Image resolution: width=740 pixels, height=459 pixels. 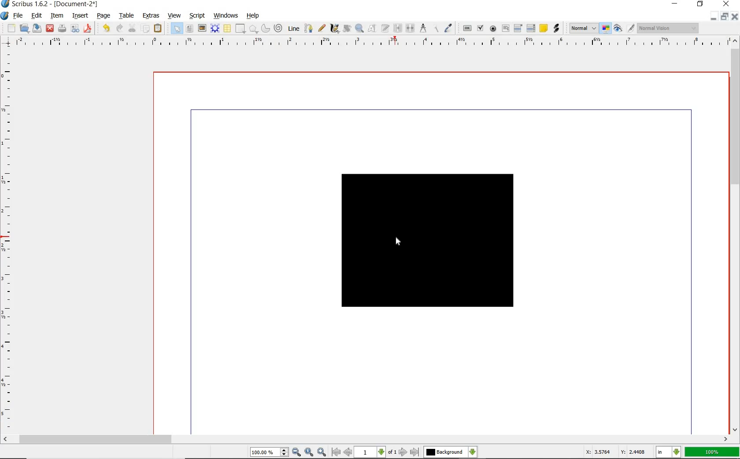 What do you see at coordinates (174, 15) in the screenshot?
I see `view` at bounding box center [174, 15].